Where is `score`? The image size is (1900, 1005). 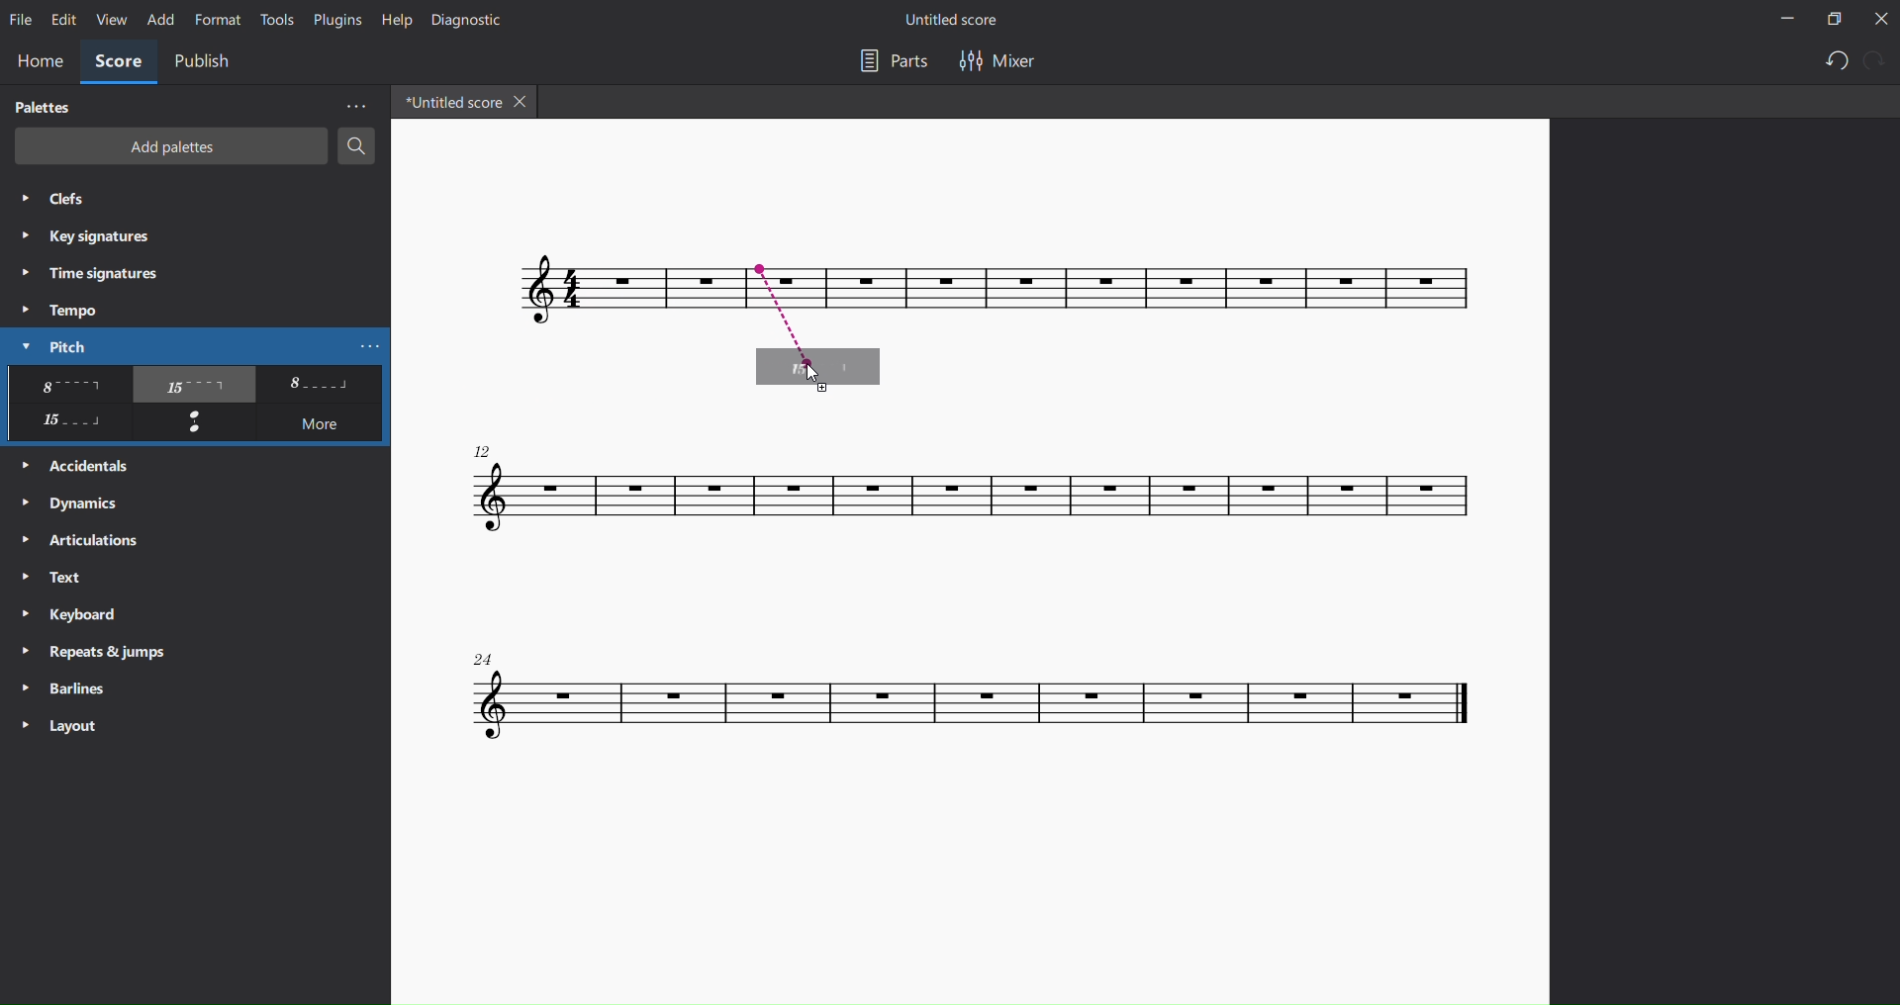
score is located at coordinates (116, 63).